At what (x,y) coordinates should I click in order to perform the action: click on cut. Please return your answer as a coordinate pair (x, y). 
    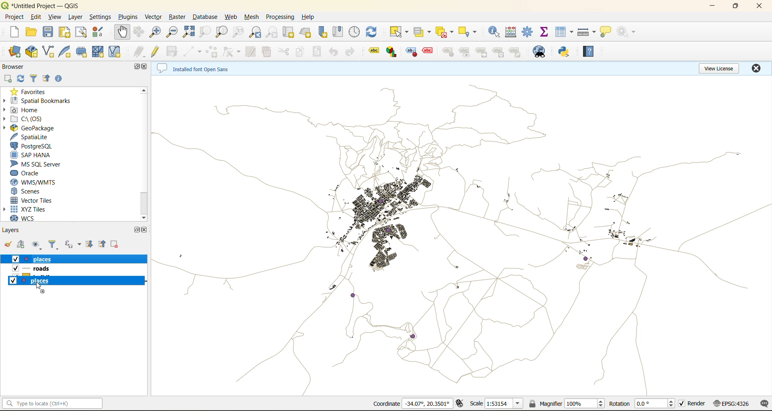
    Looking at the image, I should click on (285, 52).